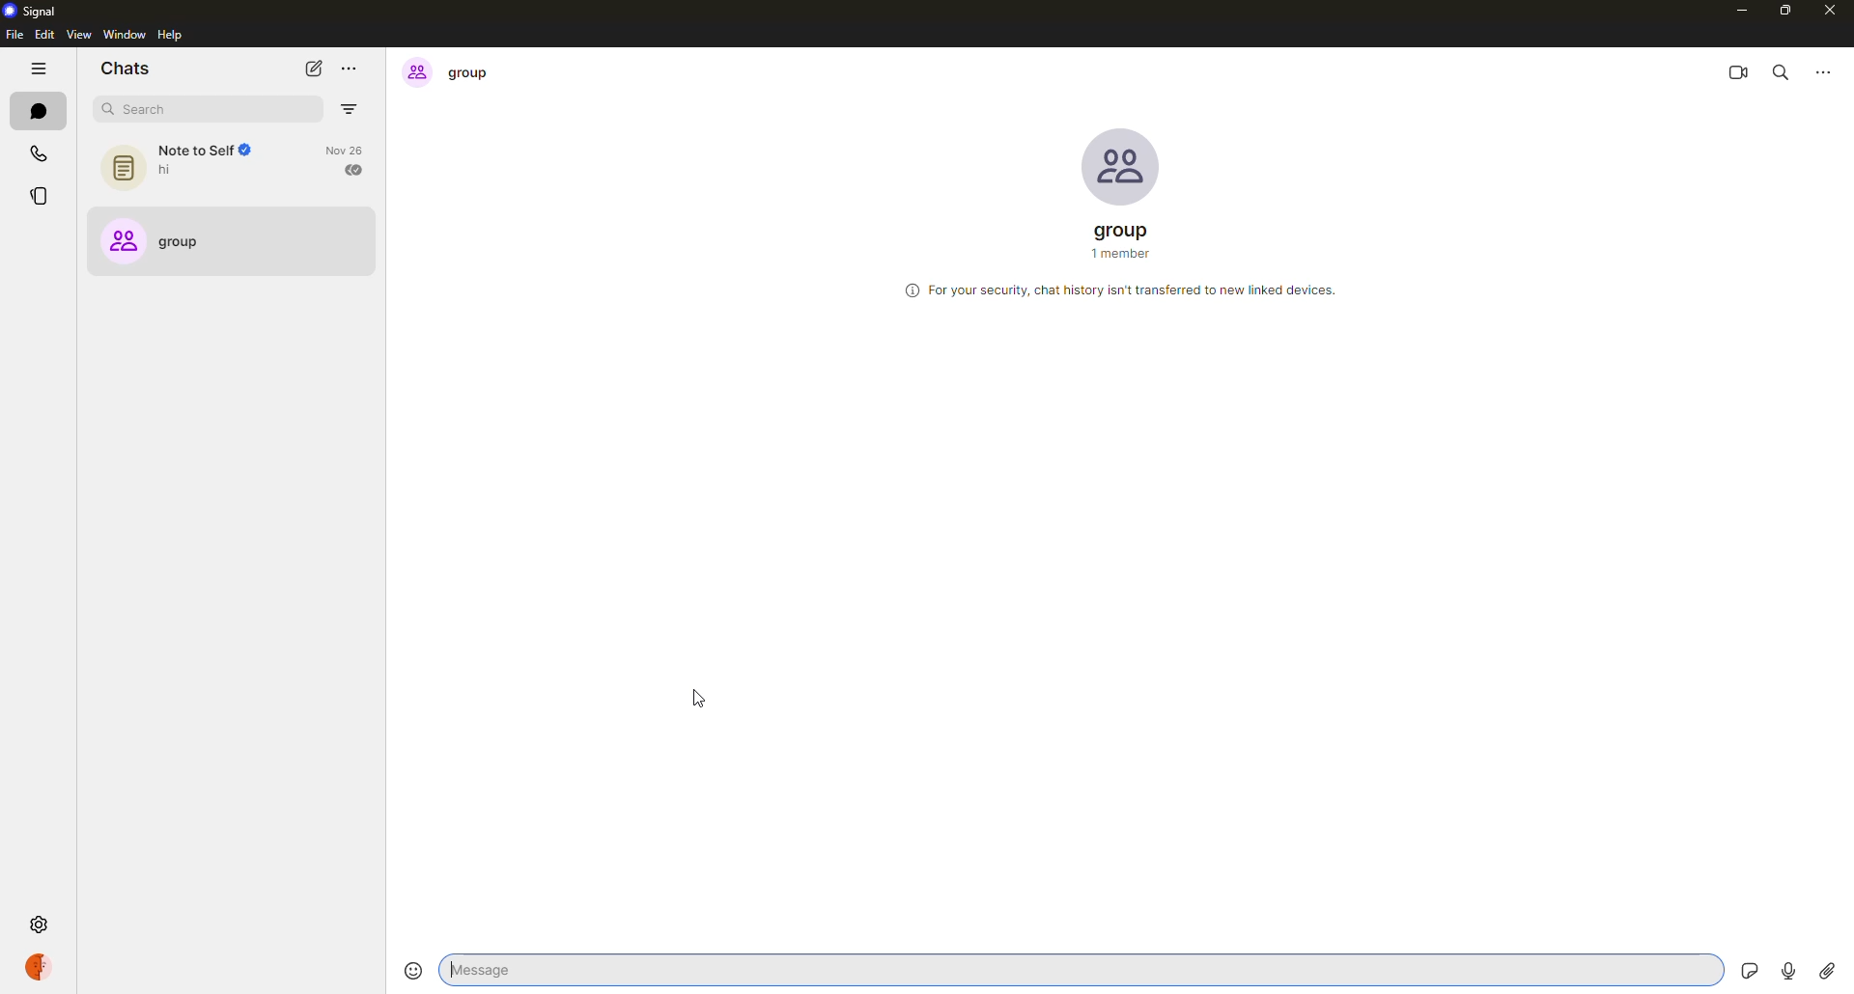 Image resolution: width=1854 pixels, height=994 pixels. What do you see at coordinates (1122, 165) in the screenshot?
I see `profile pic` at bounding box center [1122, 165].